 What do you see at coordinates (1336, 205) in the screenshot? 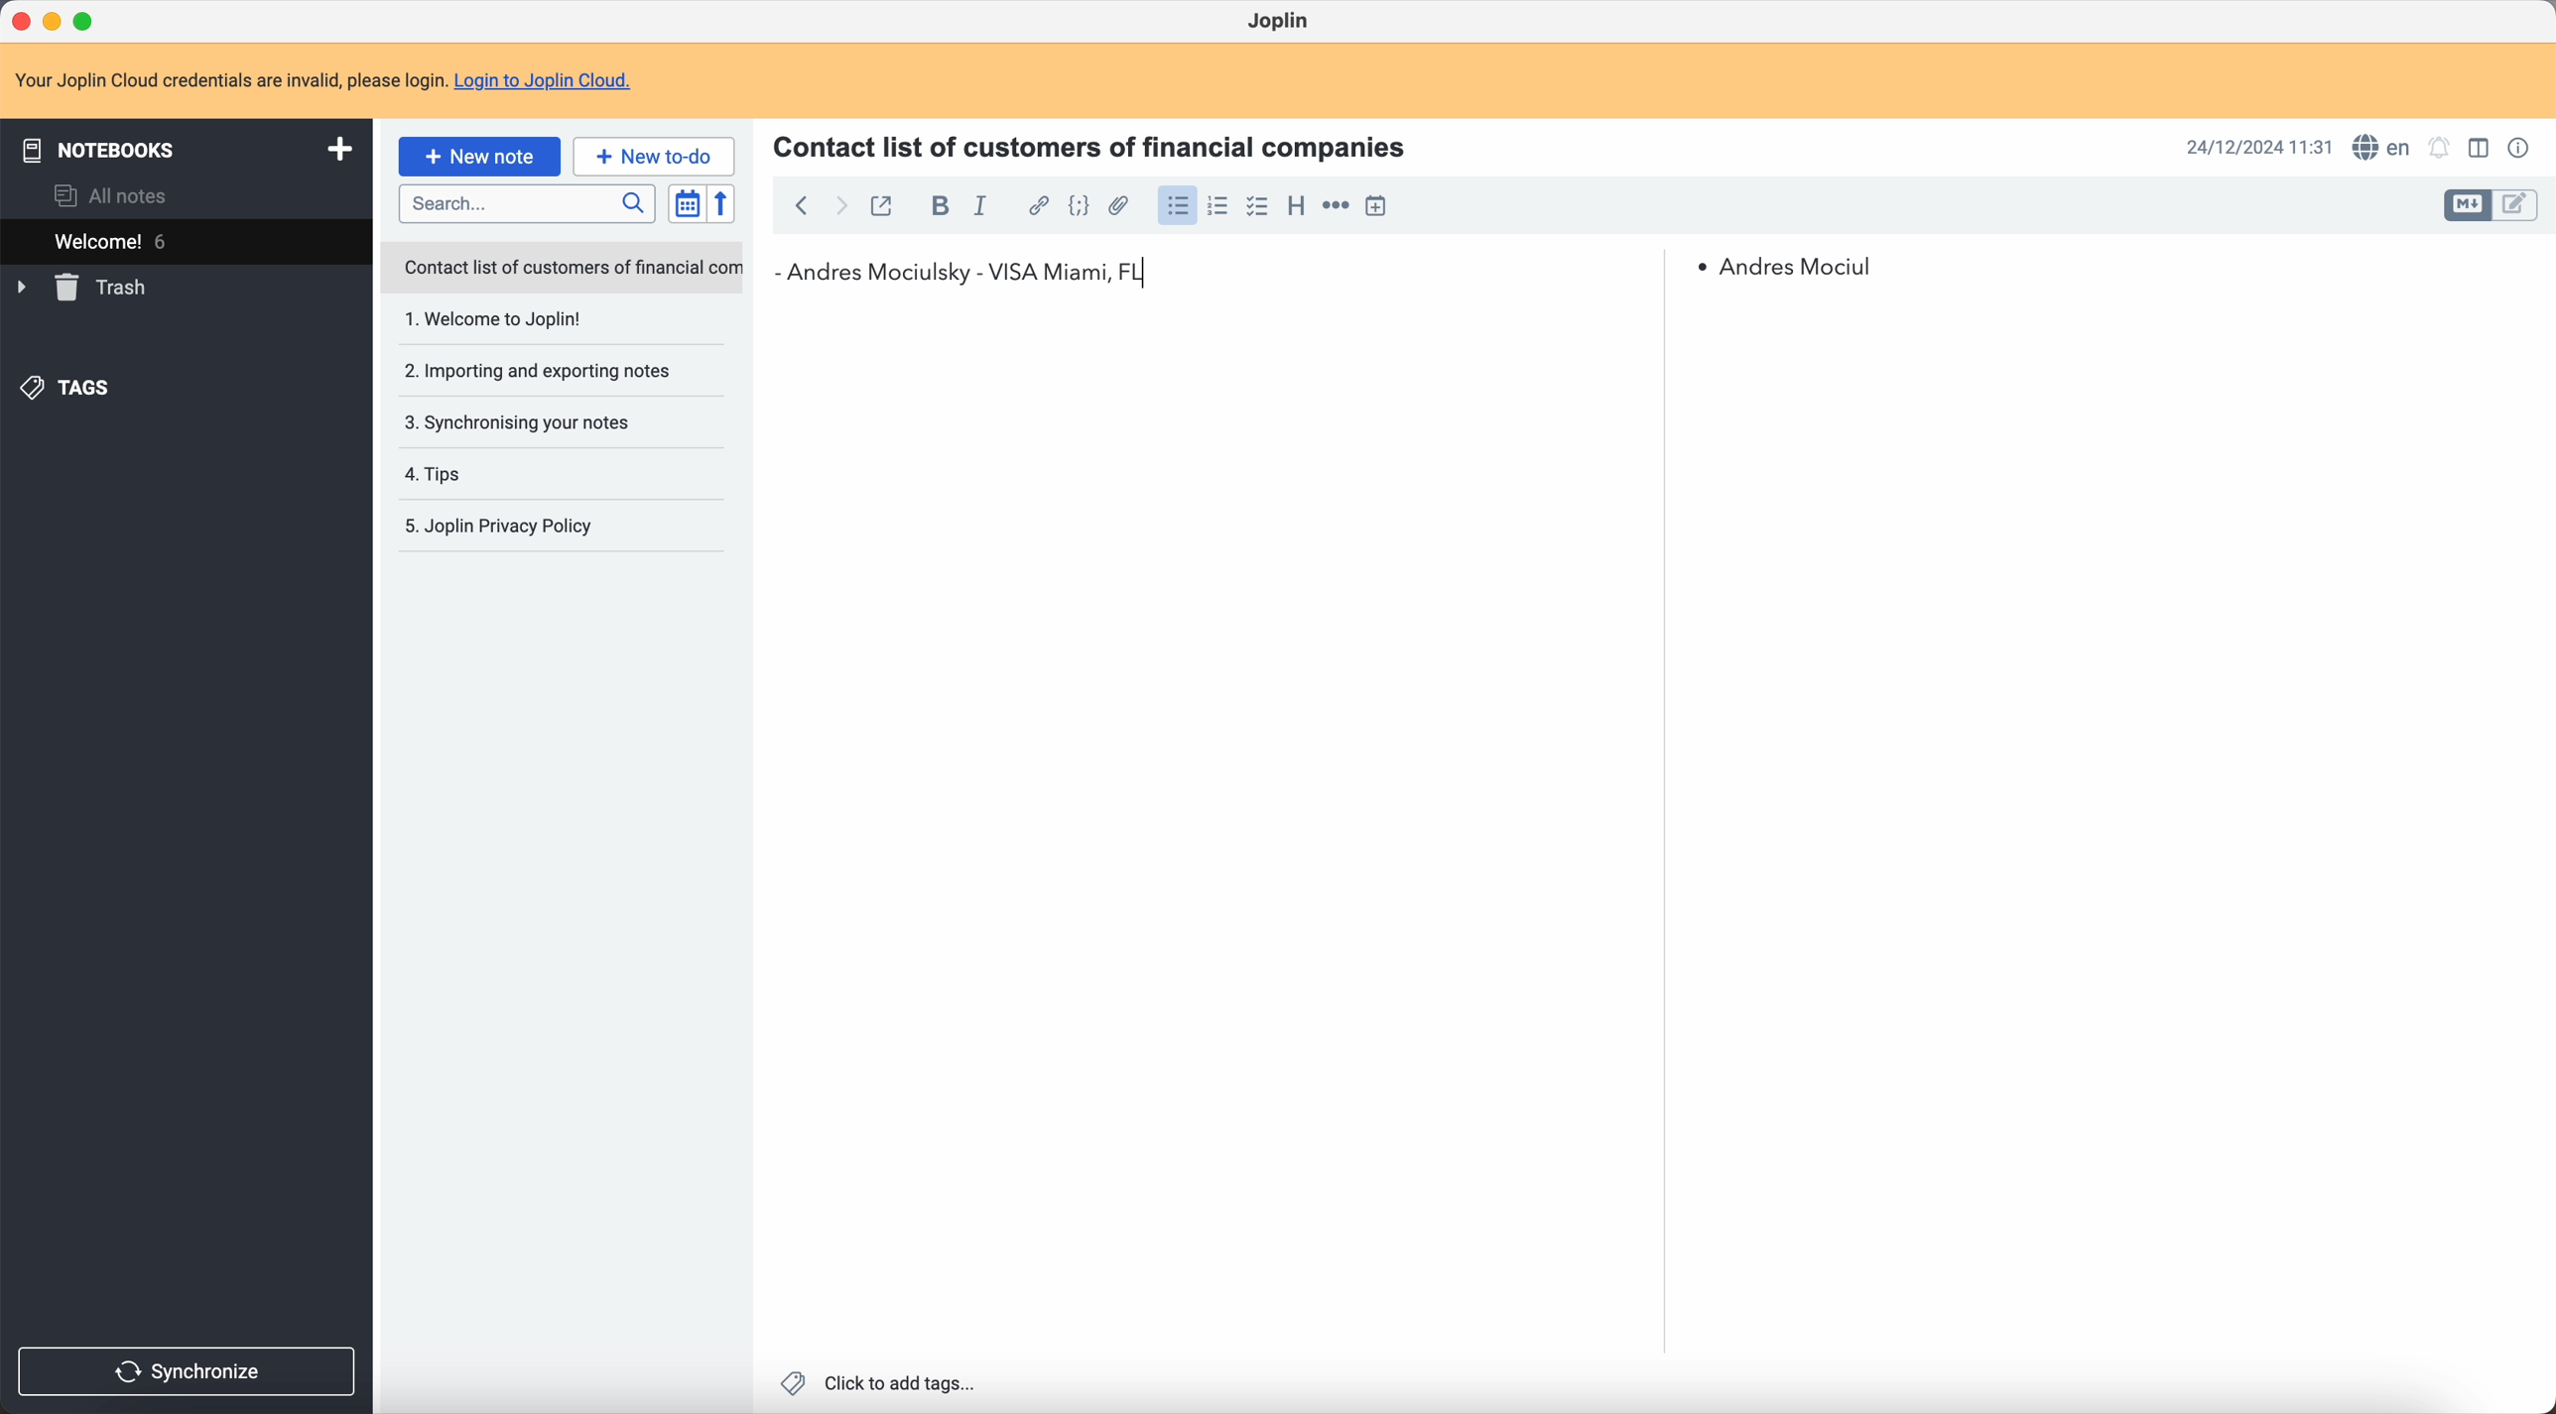
I see `horizontal rule` at bounding box center [1336, 205].